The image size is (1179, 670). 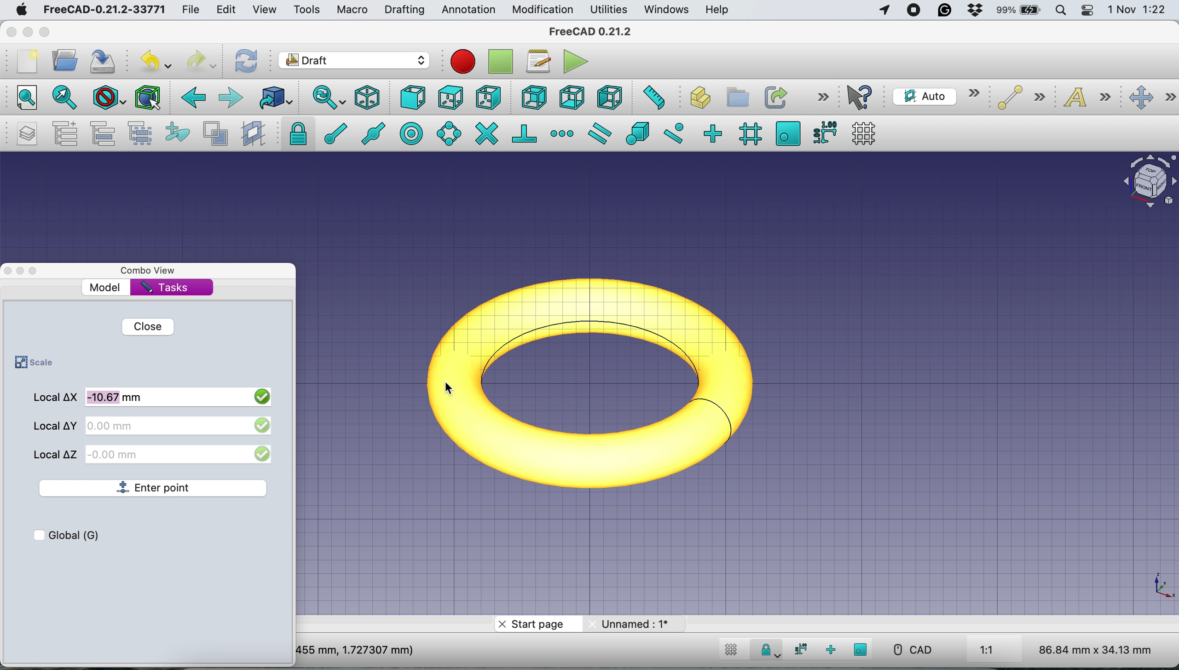 What do you see at coordinates (610, 10) in the screenshot?
I see `utilities` at bounding box center [610, 10].